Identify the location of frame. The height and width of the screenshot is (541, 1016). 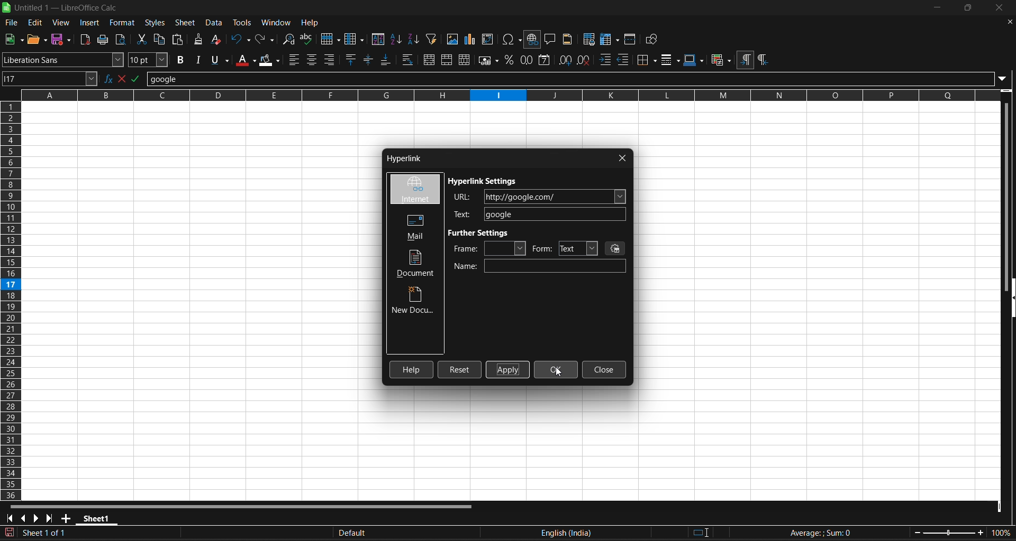
(489, 248).